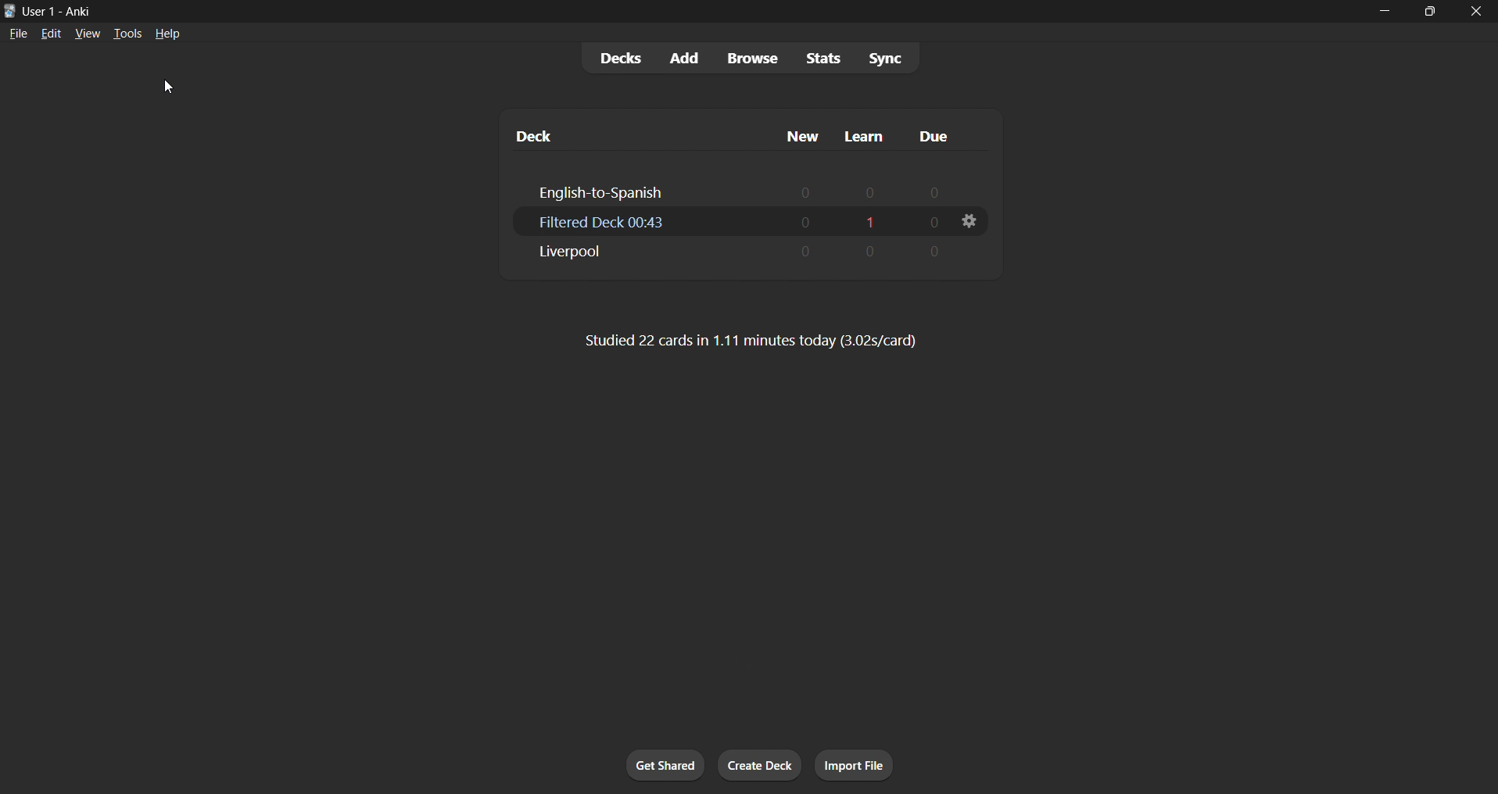 The image size is (1498, 794). Describe the element at coordinates (757, 768) in the screenshot. I see `create deck` at that location.